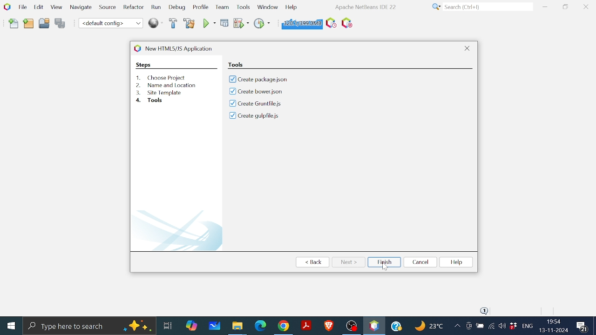  What do you see at coordinates (259, 326) in the screenshot?
I see `Microsoft edge` at bounding box center [259, 326].